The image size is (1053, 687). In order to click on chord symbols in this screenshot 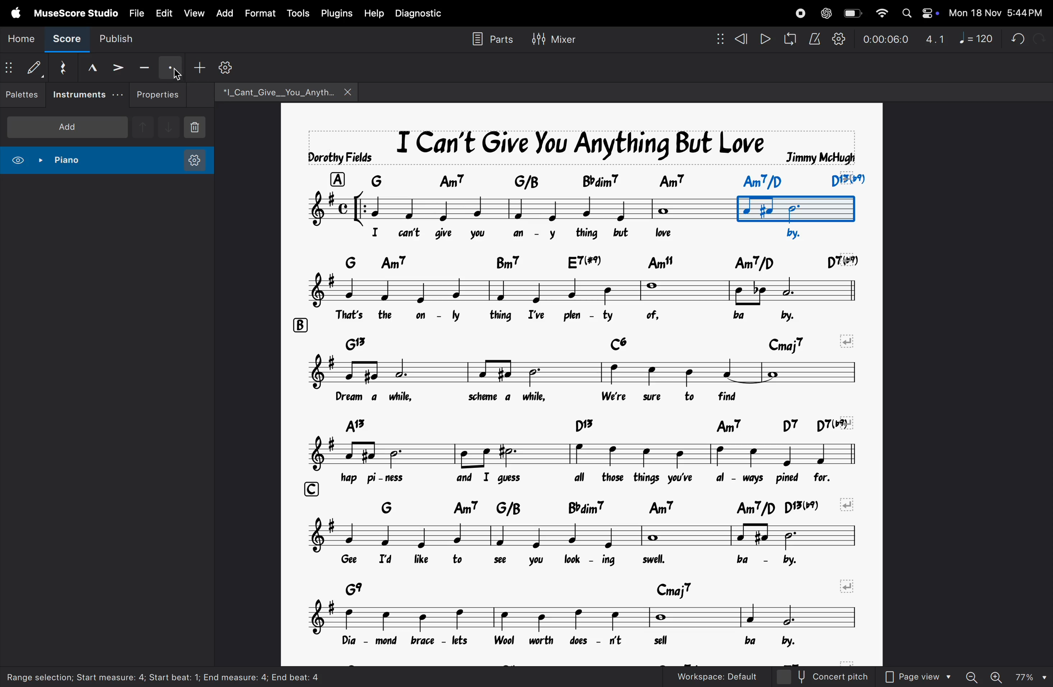, I will do `click(610, 507)`.